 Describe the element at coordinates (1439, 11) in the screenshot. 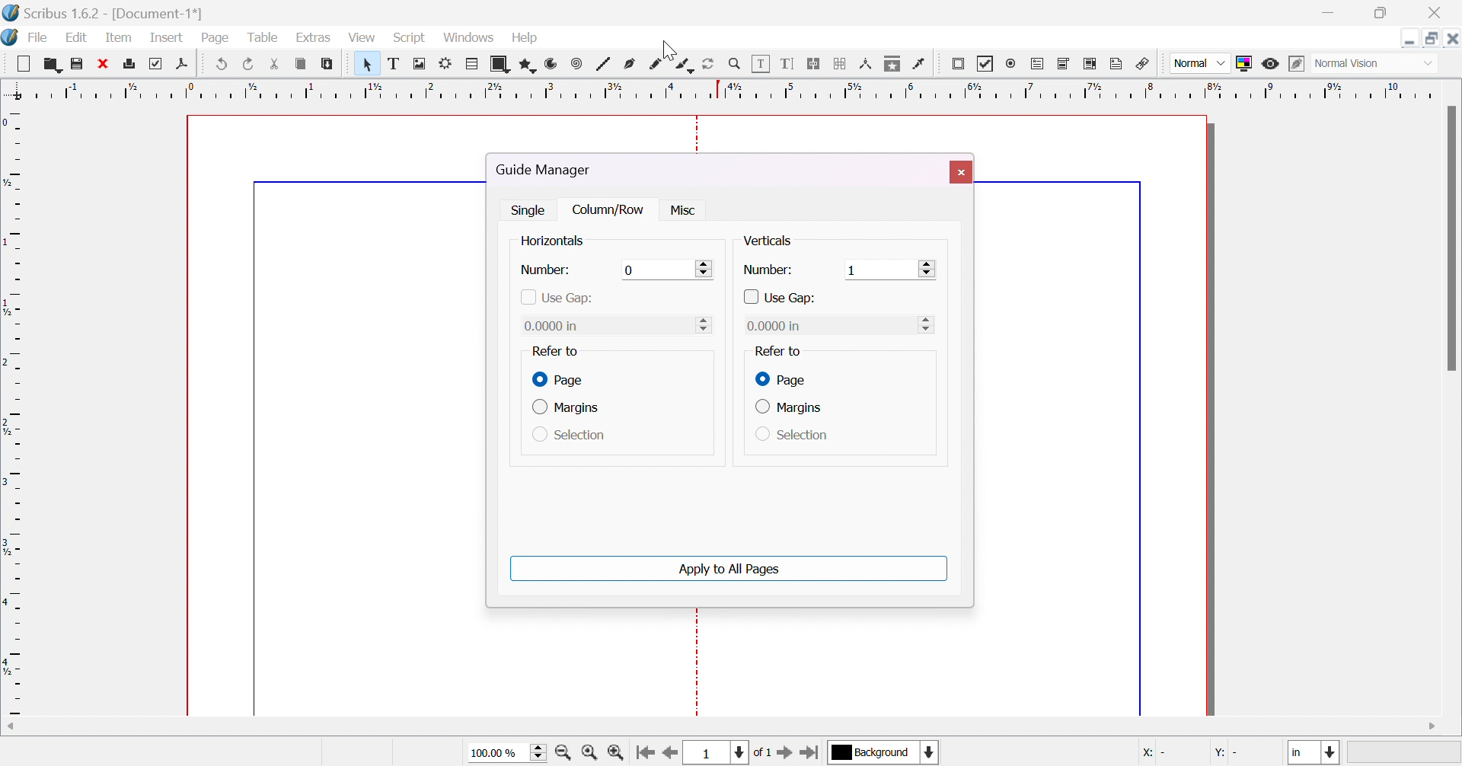

I see `close` at that location.